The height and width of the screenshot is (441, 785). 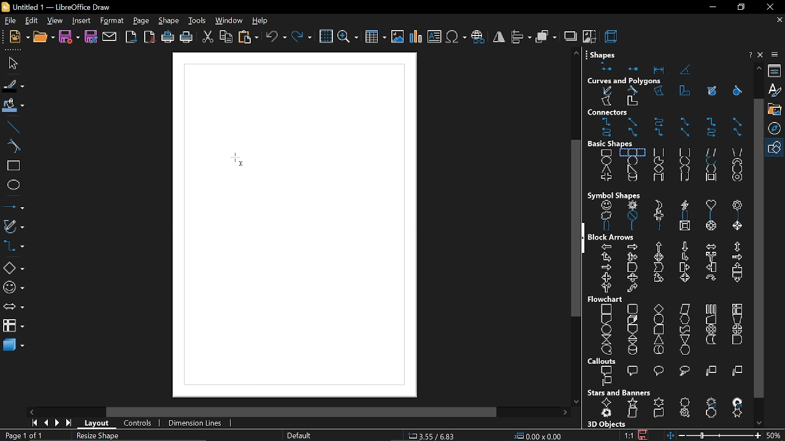 I want to click on shapes, so click(x=605, y=53).